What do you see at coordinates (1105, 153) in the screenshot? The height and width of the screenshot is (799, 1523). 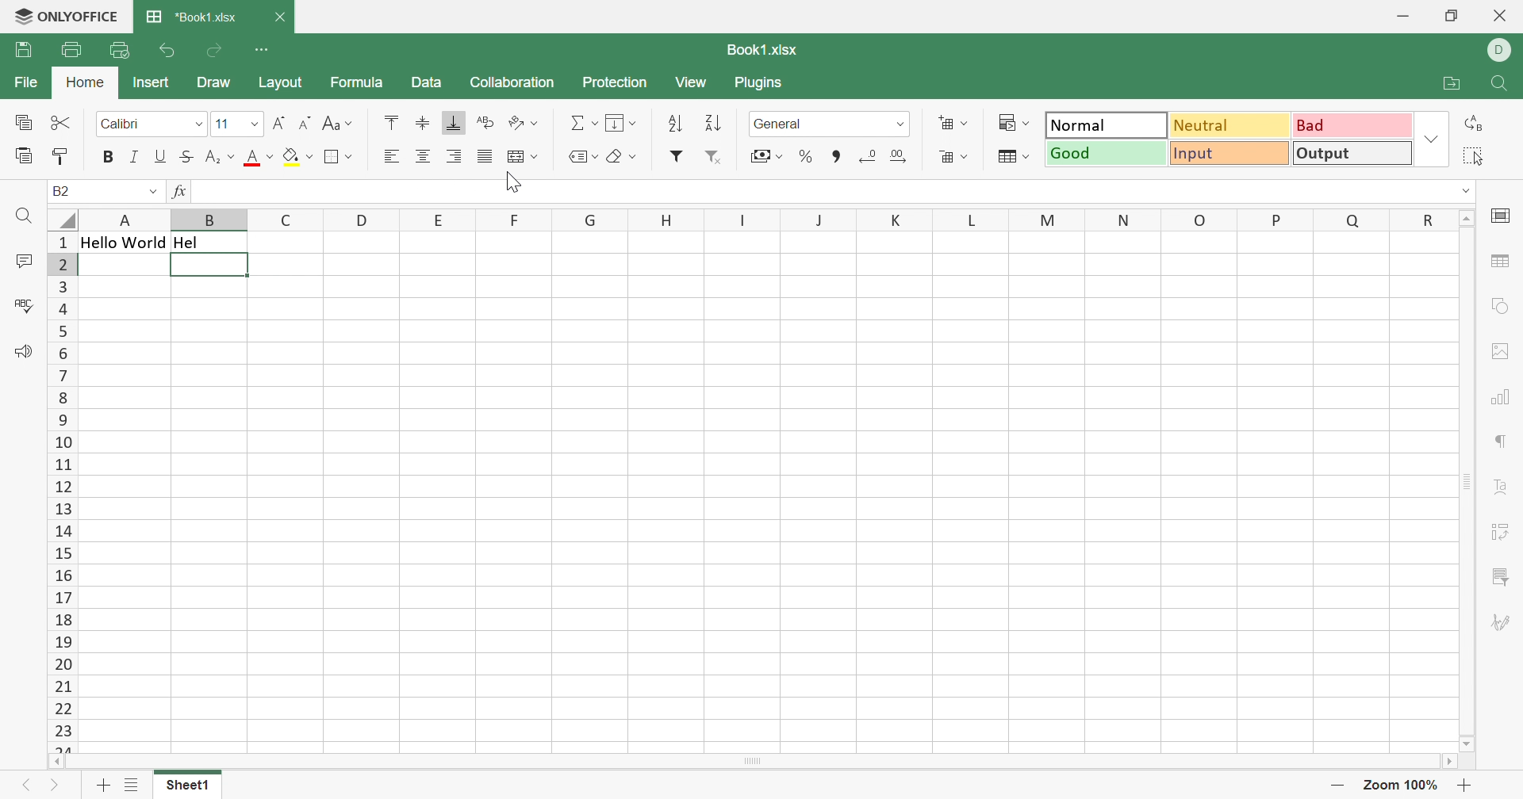 I see `Good` at bounding box center [1105, 153].